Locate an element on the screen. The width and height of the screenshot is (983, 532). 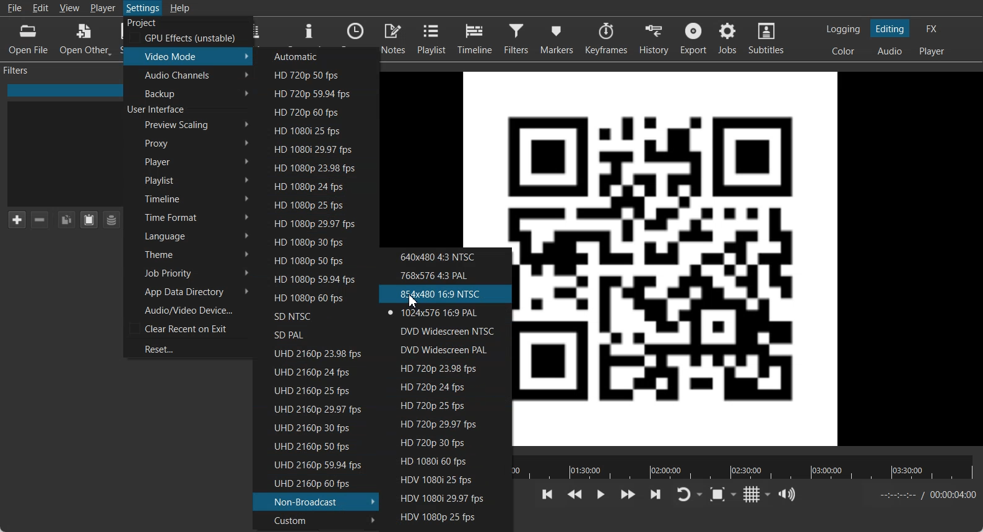
Switch to the Player only layout is located at coordinates (933, 52).